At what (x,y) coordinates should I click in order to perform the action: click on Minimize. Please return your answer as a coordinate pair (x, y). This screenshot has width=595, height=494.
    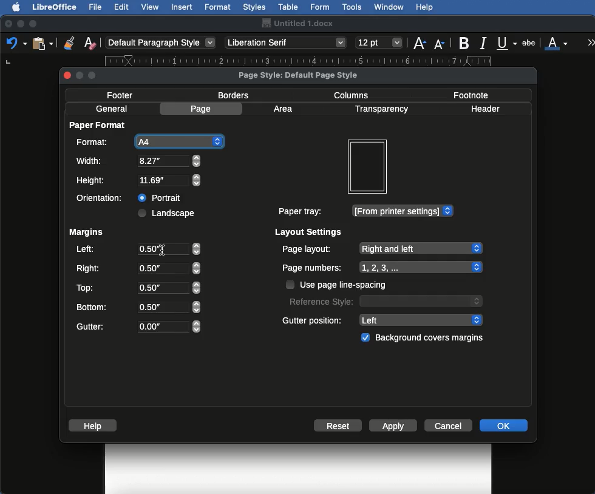
    Looking at the image, I should click on (20, 24).